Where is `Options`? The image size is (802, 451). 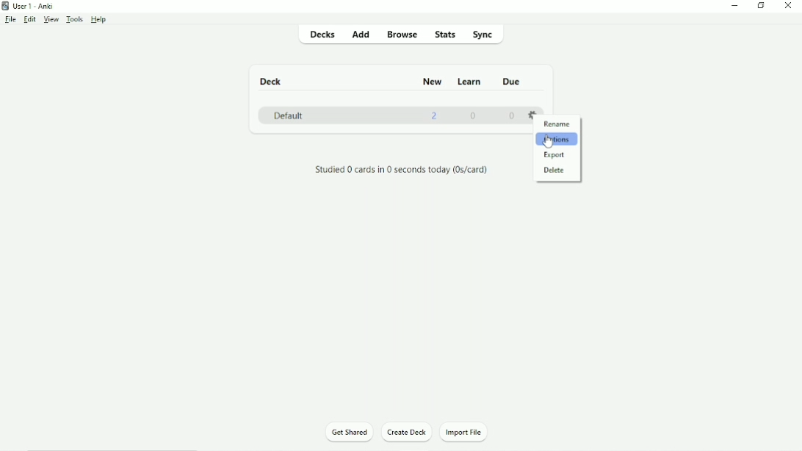
Options is located at coordinates (557, 140).